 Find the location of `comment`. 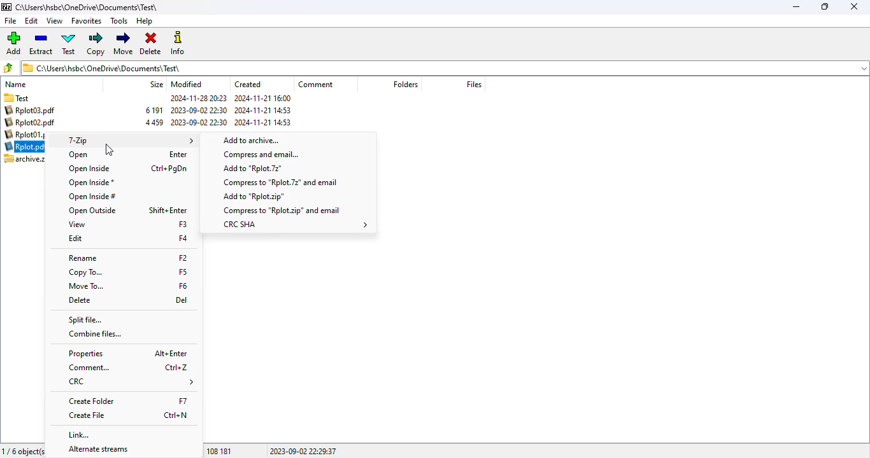

comment is located at coordinates (91, 368).